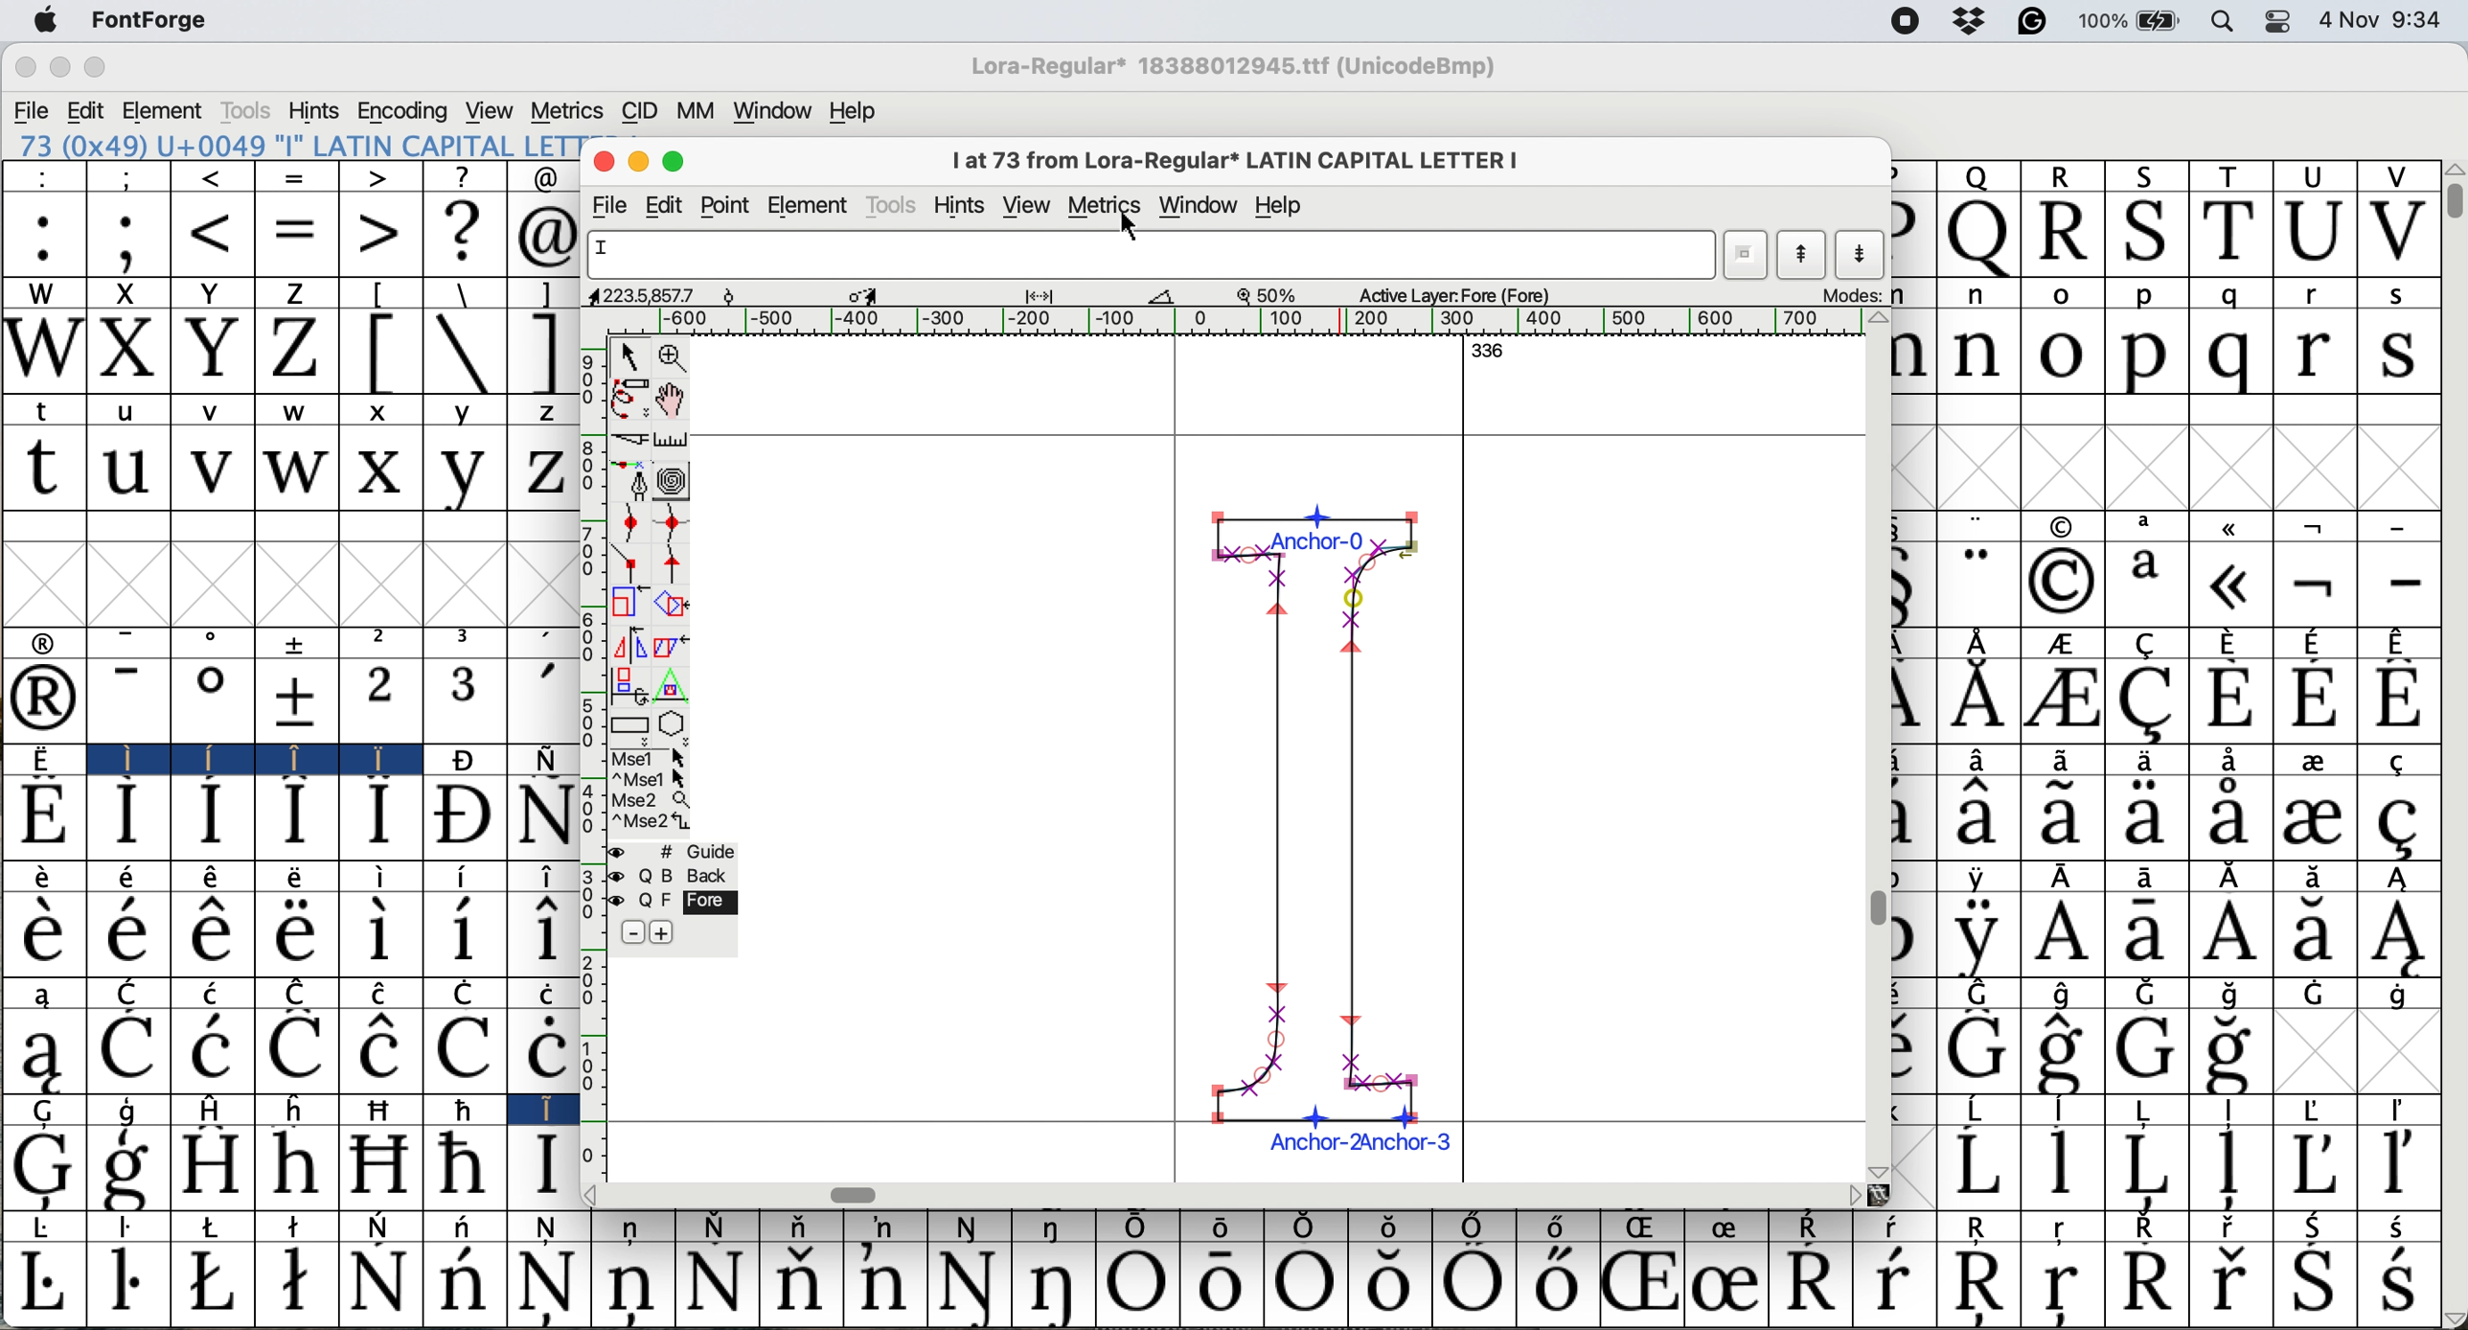  I want to click on Symbol, so click(2316, 762).